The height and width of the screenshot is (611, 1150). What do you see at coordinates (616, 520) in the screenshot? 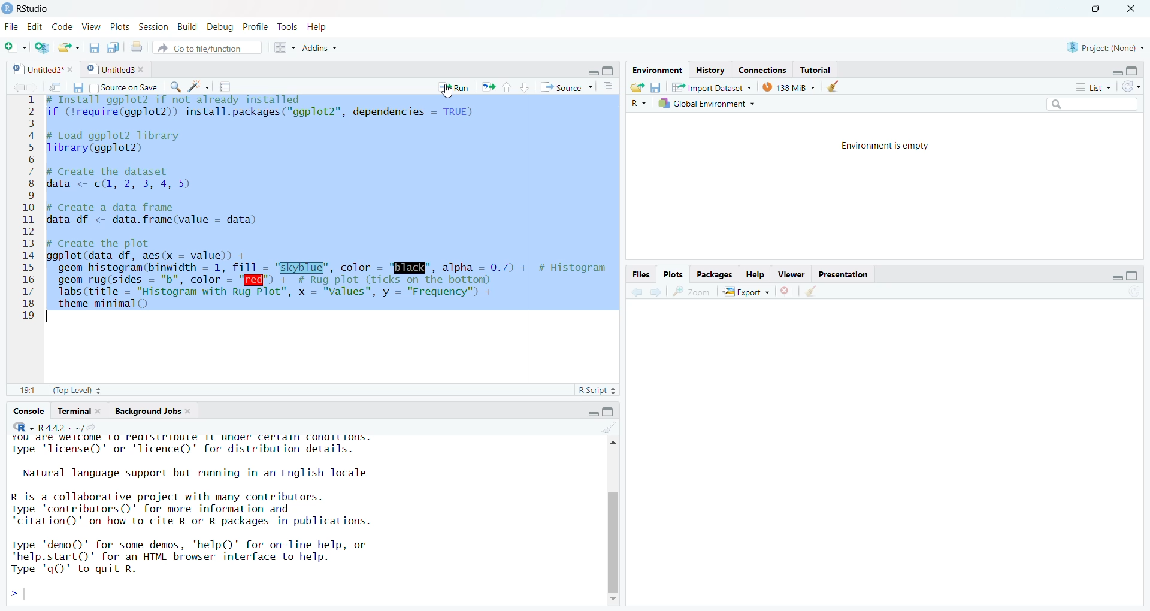
I see `Scroll bar` at bounding box center [616, 520].